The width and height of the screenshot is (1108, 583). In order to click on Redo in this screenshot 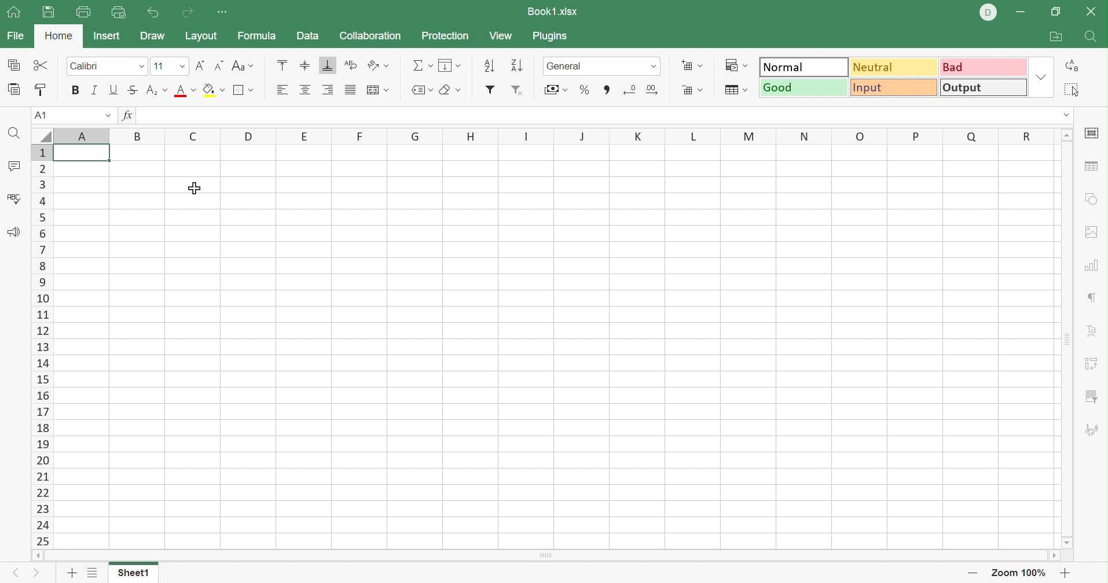, I will do `click(190, 13)`.